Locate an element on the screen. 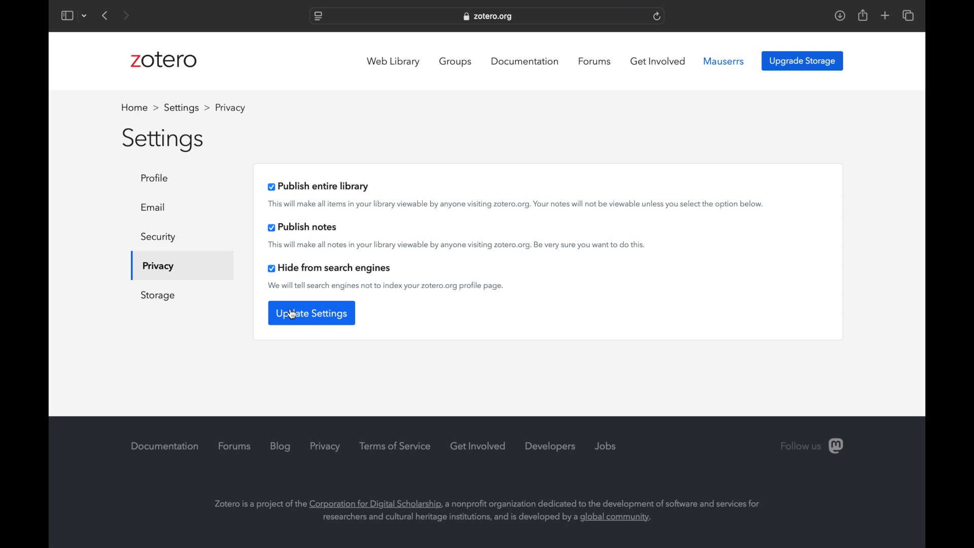 The height and width of the screenshot is (548, 974). show tab overview is located at coordinates (908, 15).